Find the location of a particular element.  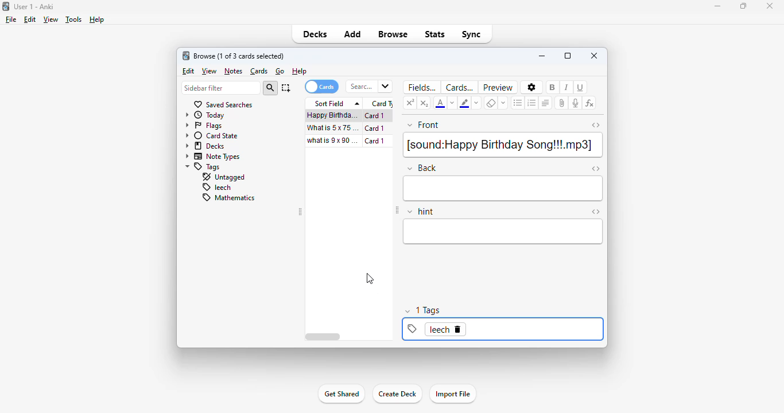

User 1 - Anki is located at coordinates (35, 7).